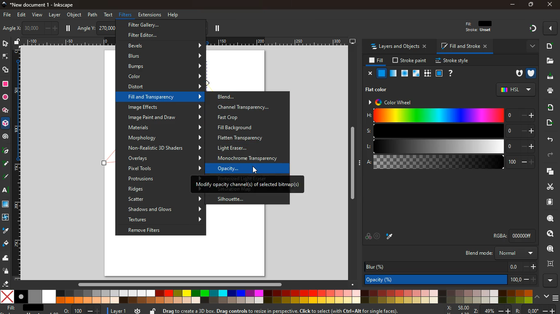 This screenshot has width=560, height=314. What do you see at coordinates (25, 308) in the screenshot?
I see `fill` at bounding box center [25, 308].